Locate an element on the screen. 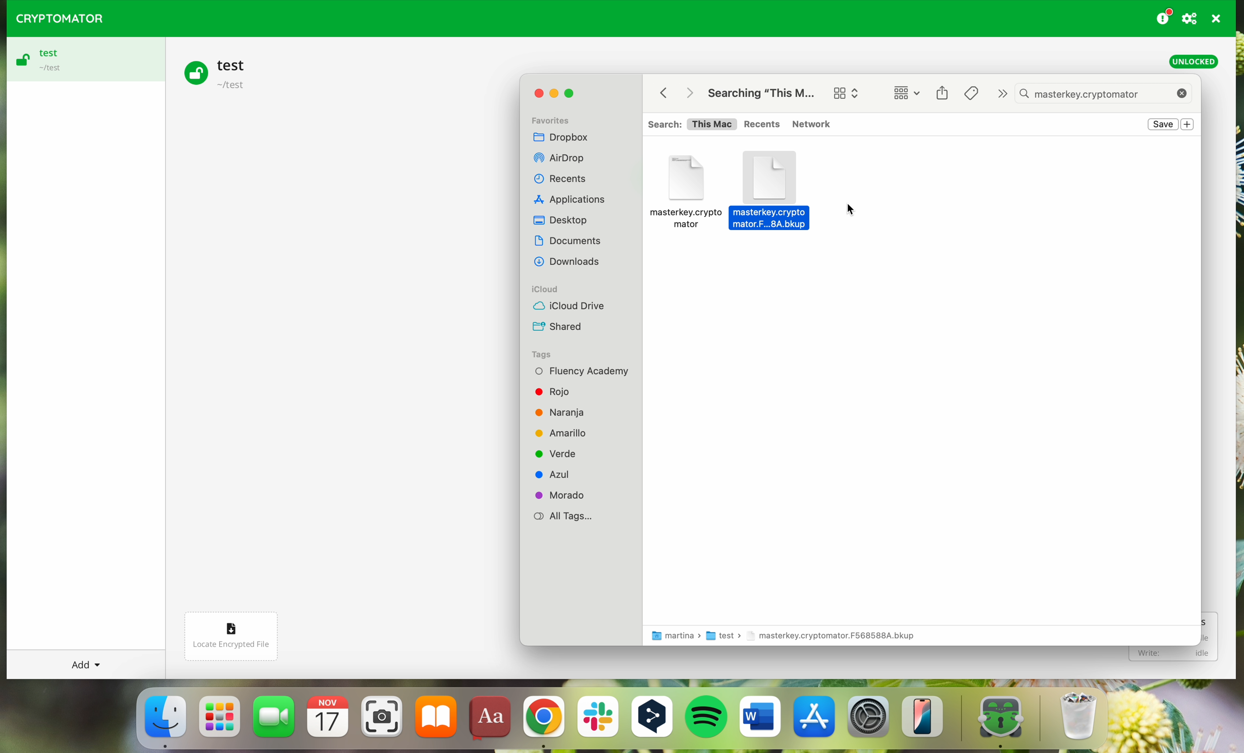 The height and width of the screenshot is (753, 1244). launchpad is located at coordinates (221, 723).